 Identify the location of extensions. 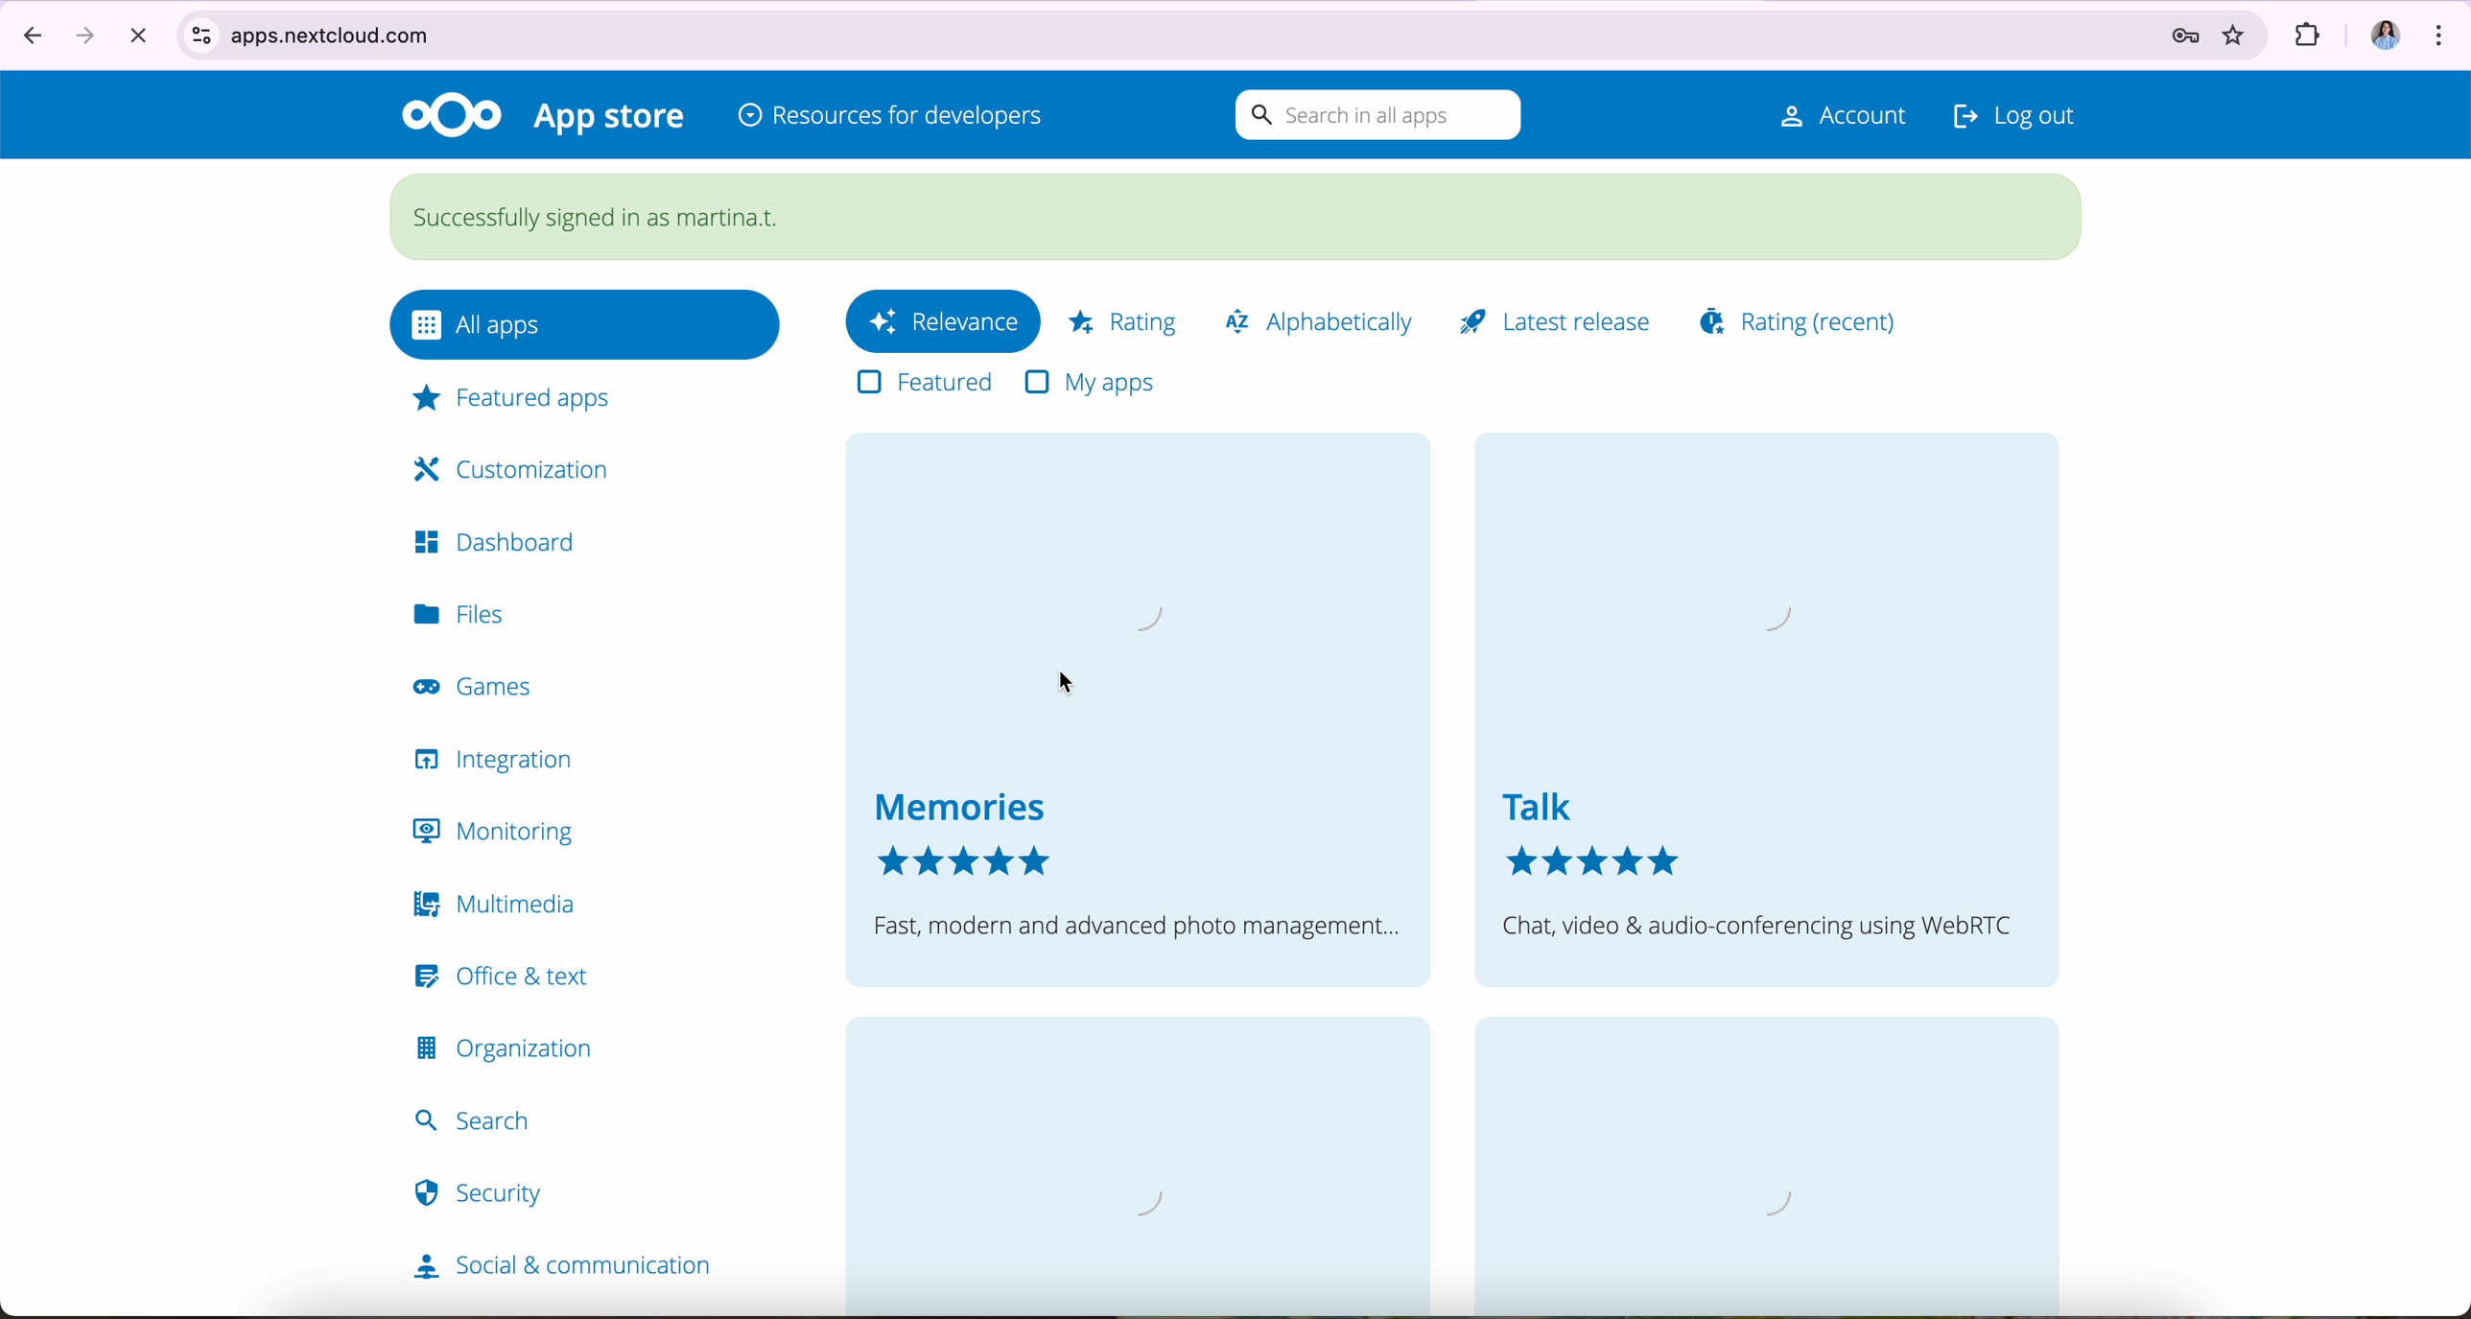
(2318, 35).